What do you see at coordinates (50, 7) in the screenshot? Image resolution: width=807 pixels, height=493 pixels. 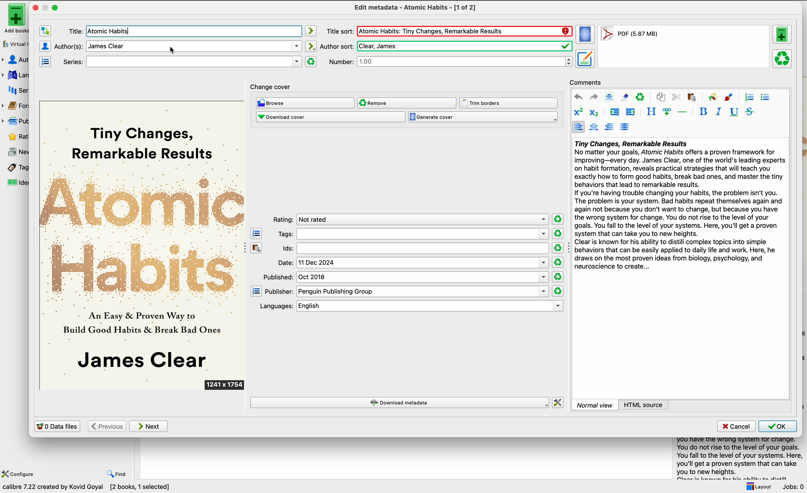 I see `maximize window` at bounding box center [50, 7].